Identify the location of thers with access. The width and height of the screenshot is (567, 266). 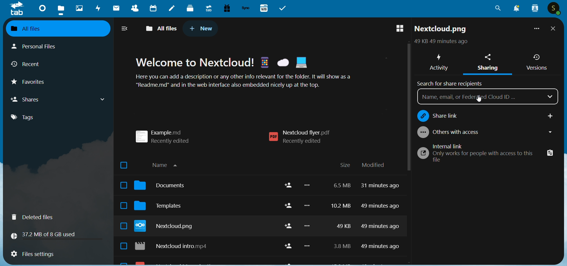
(485, 133).